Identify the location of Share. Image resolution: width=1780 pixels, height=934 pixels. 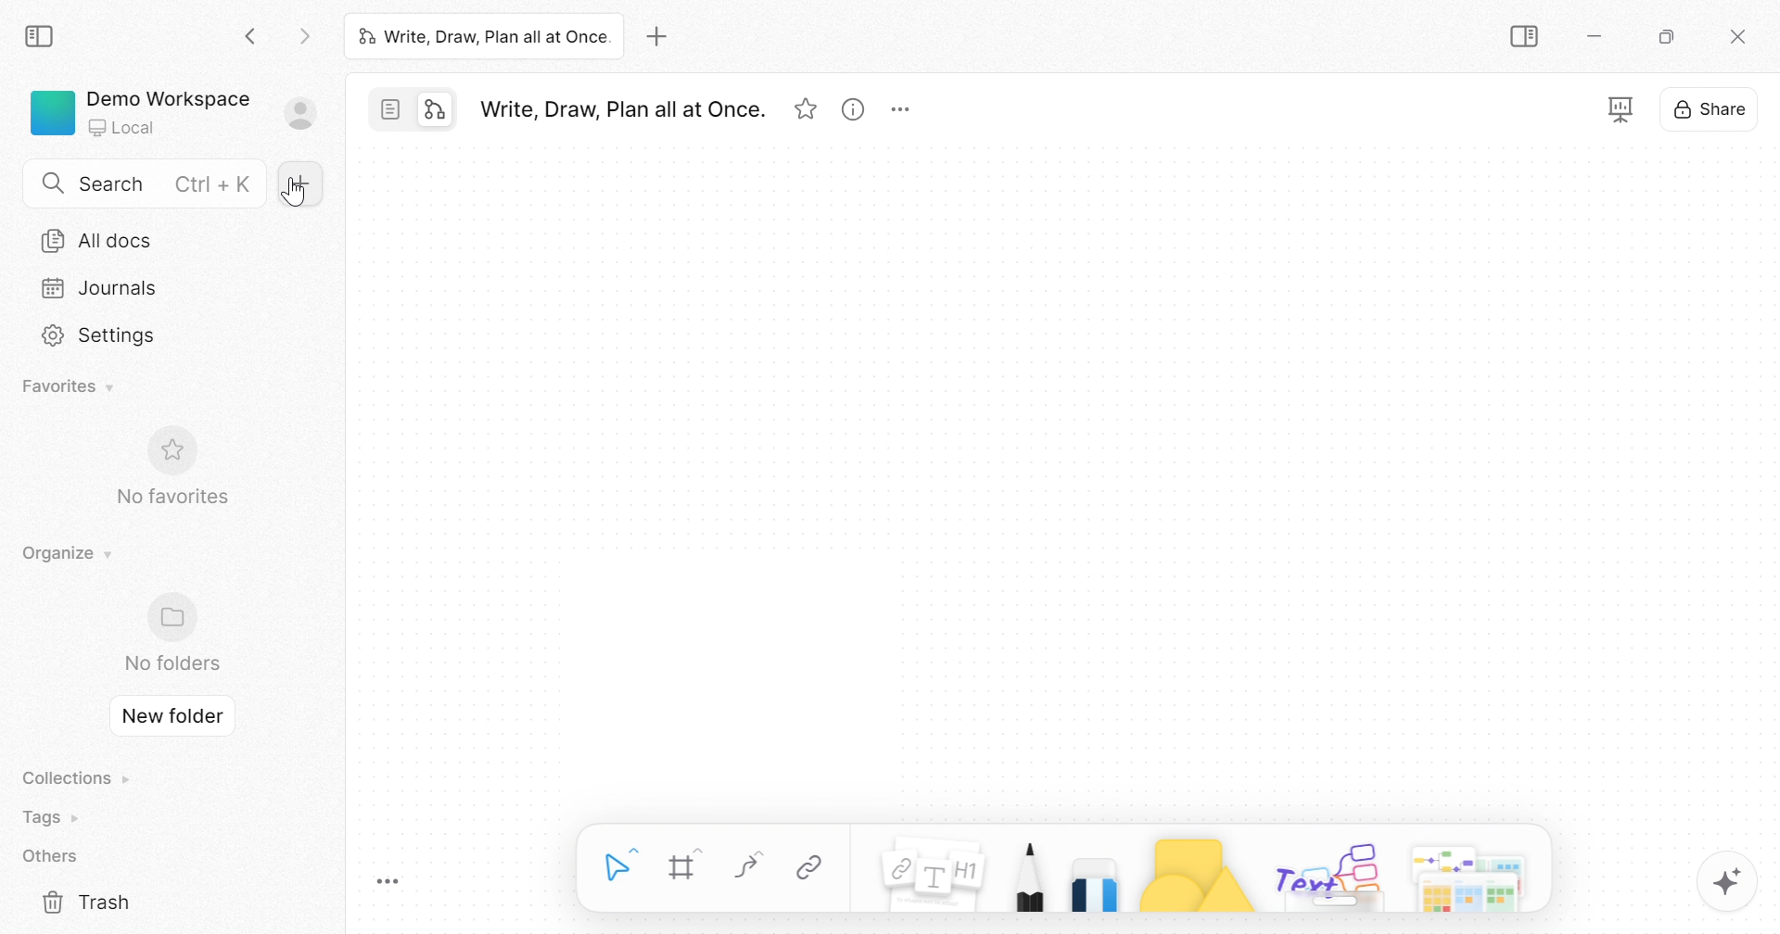
(1711, 111).